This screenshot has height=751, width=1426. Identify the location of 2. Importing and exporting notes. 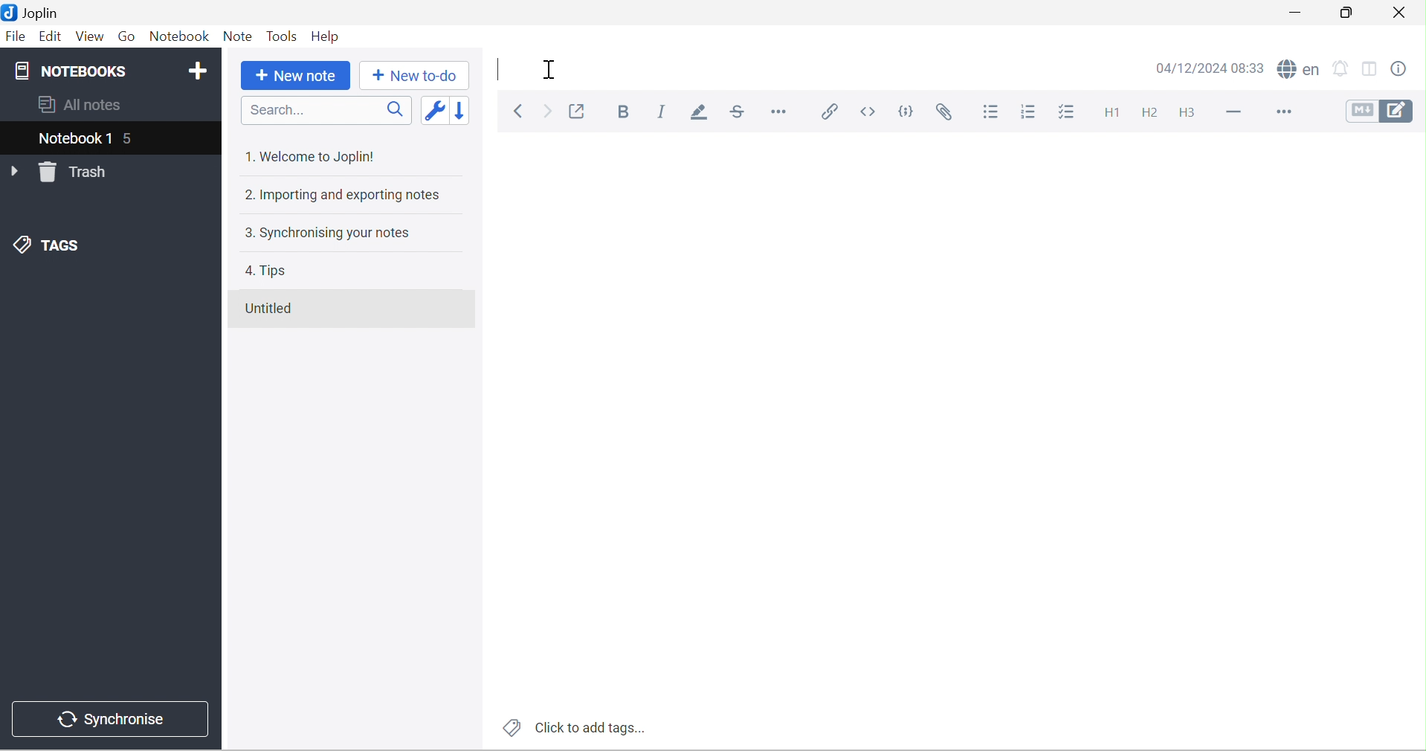
(346, 196).